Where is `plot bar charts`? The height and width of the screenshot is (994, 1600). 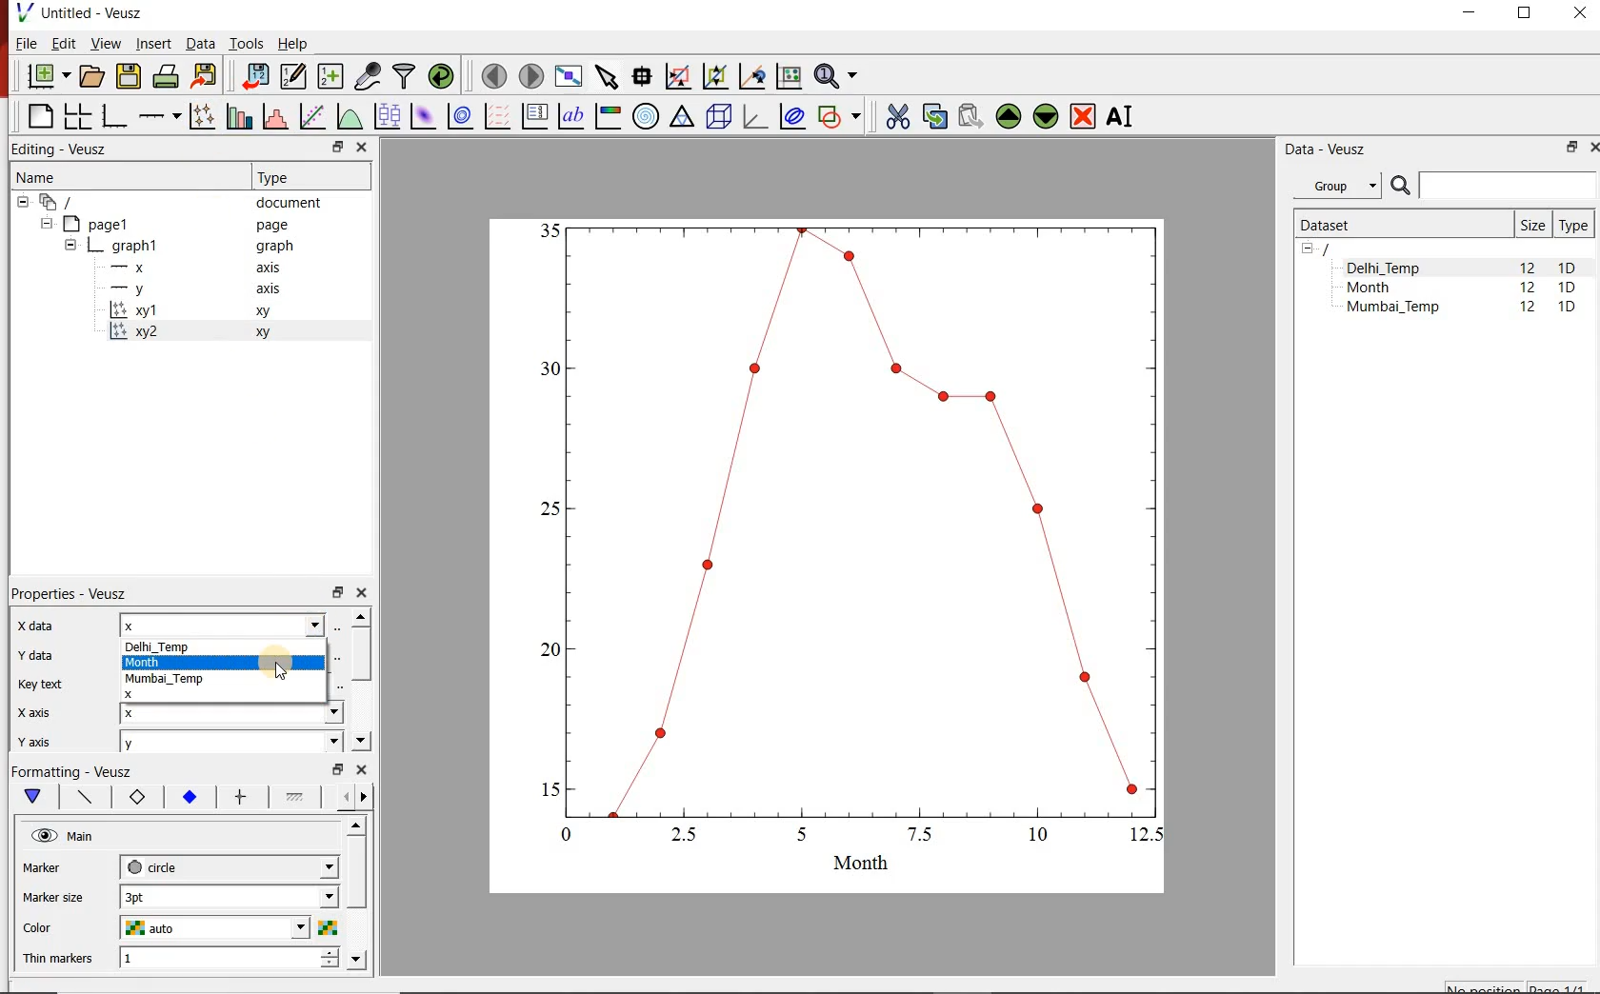
plot bar charts is located at coordinates (236, 117).